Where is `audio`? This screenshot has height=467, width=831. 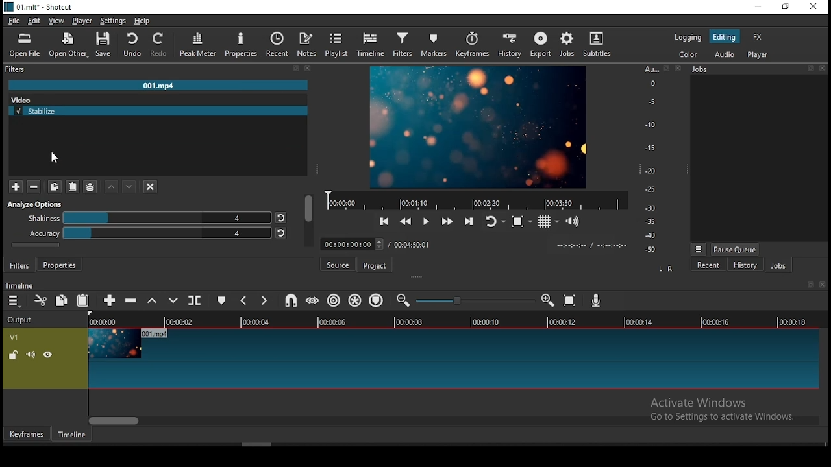
audio is located at coordinates (727, 54).